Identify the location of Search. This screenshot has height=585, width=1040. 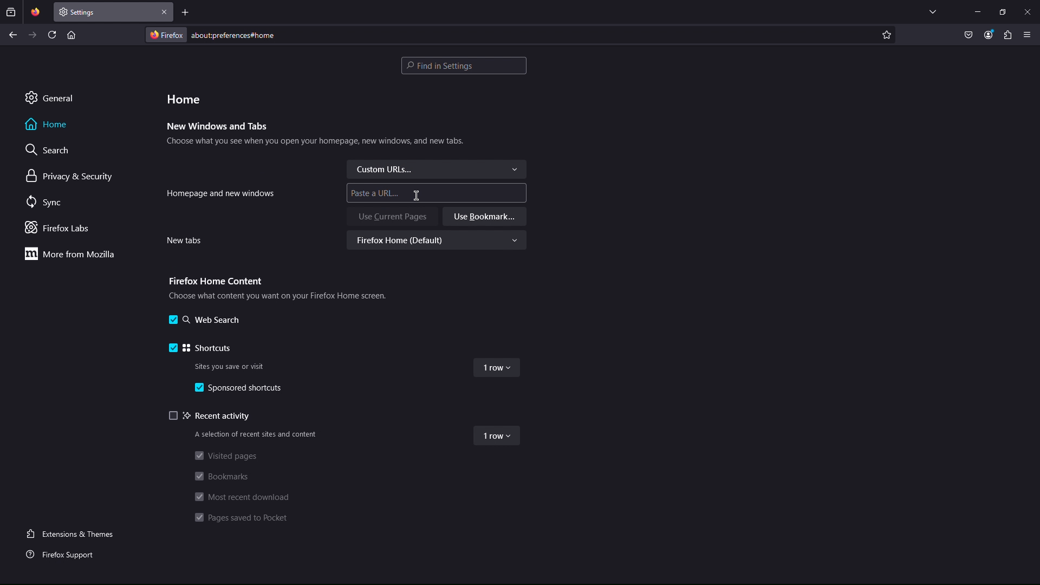
(49, 149).